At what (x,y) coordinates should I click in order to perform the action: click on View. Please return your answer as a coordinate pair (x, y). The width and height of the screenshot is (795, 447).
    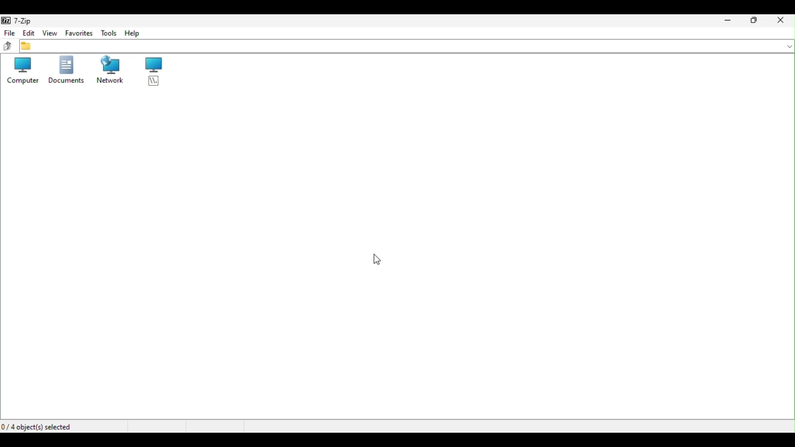
    Looking at the image, I should click on (51, 33).